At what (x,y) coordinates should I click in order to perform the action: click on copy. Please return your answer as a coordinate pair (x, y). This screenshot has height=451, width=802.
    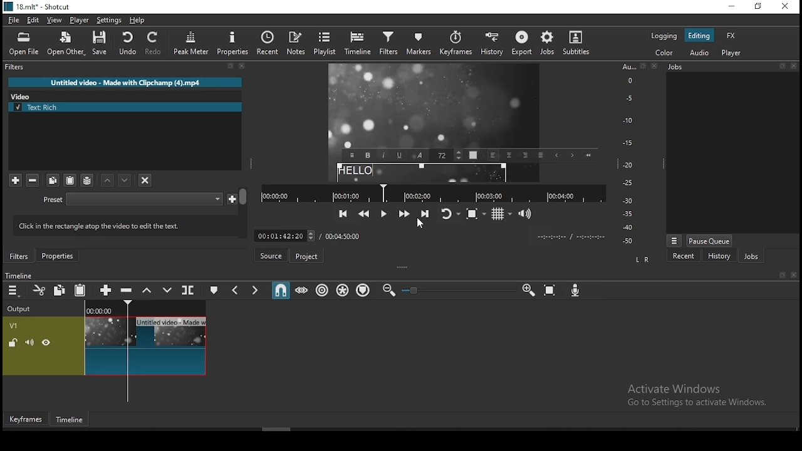
    Looking at the image, I should click on (53, 180).